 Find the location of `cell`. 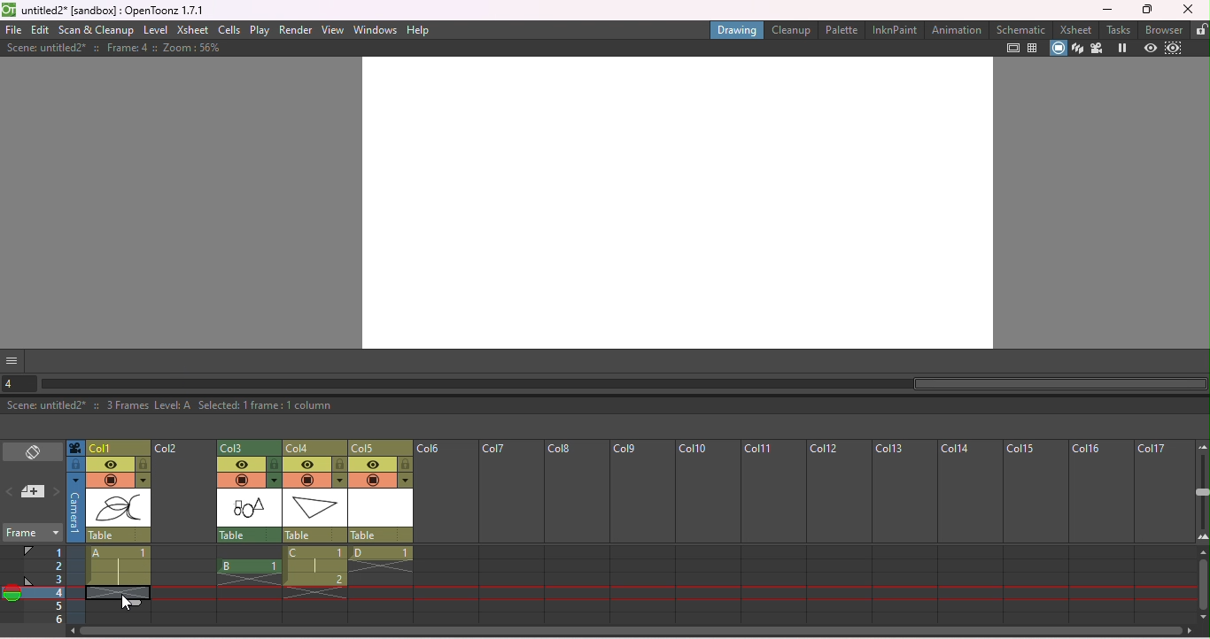

cell is located at coordinates (115, 592).